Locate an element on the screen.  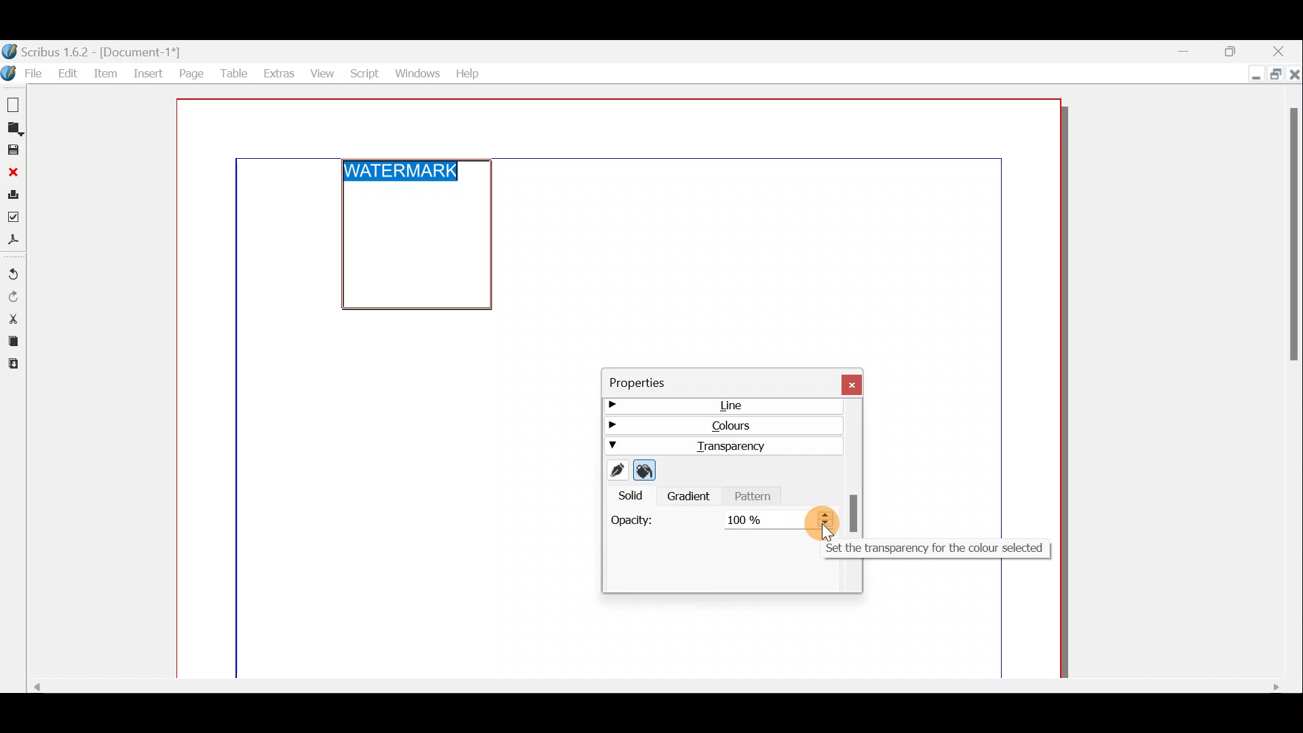
Solid is located at coordinates (626, 497).